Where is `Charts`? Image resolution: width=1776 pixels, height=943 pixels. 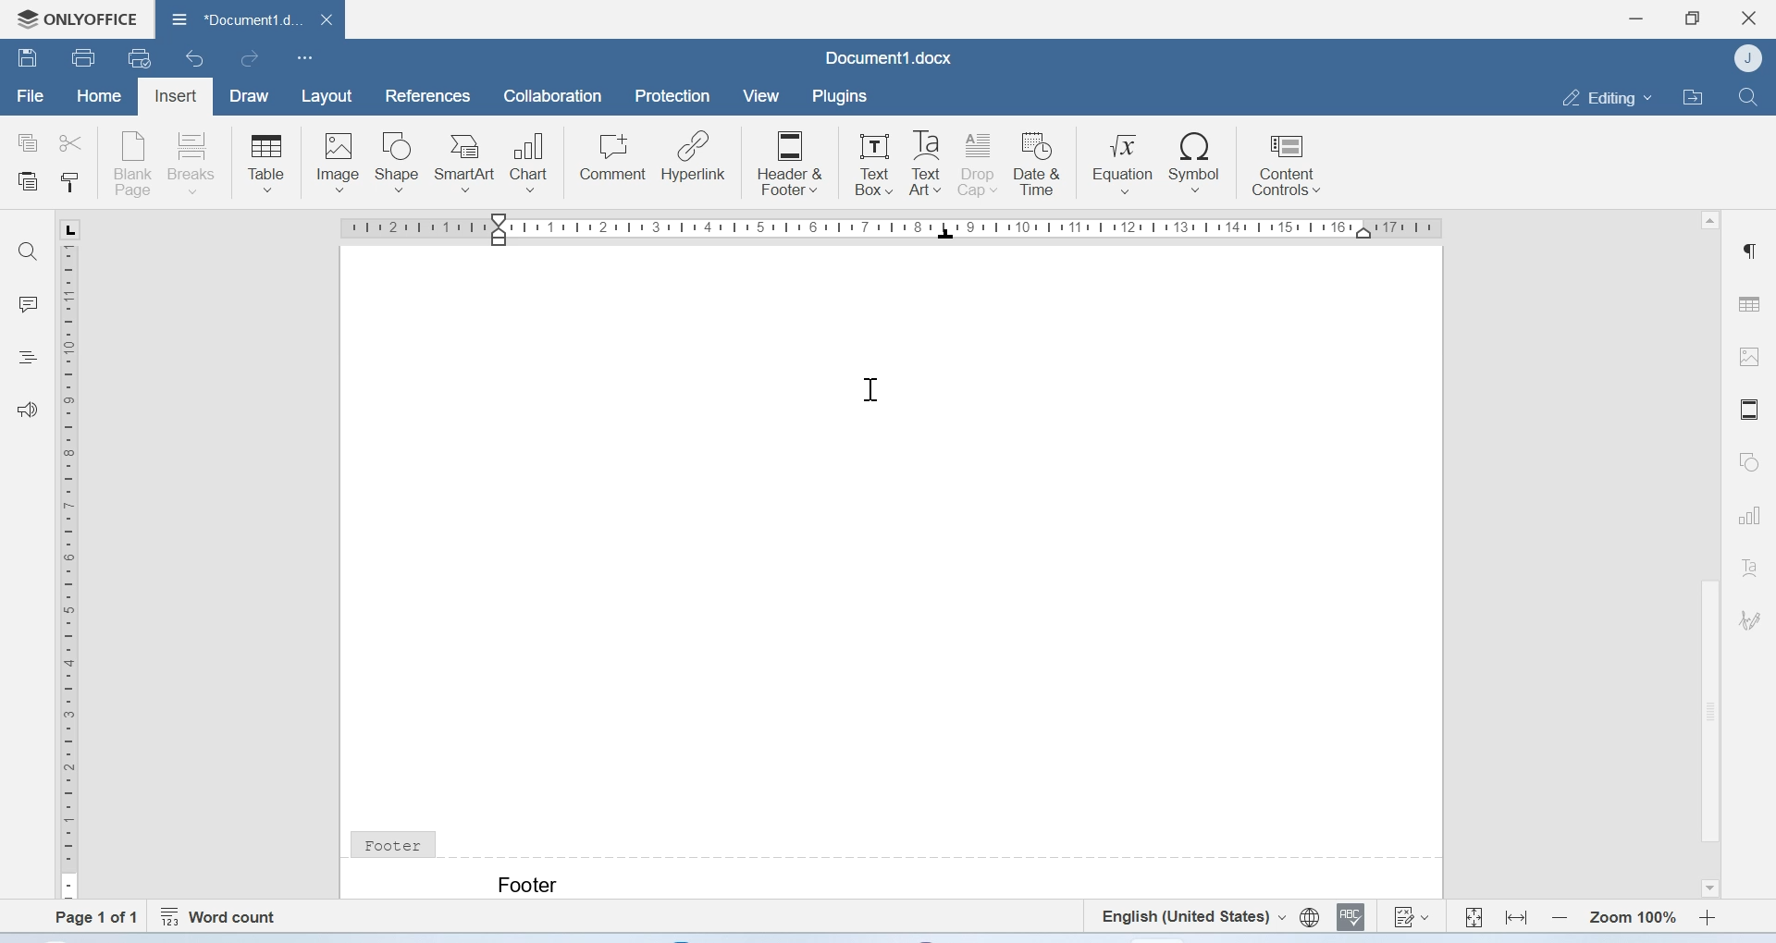
Charts is located at coordinates (1748, 517).